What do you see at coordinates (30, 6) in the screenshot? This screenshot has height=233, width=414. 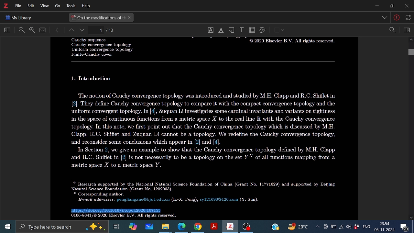 I see `Edit` at bounding box center [30, 6].